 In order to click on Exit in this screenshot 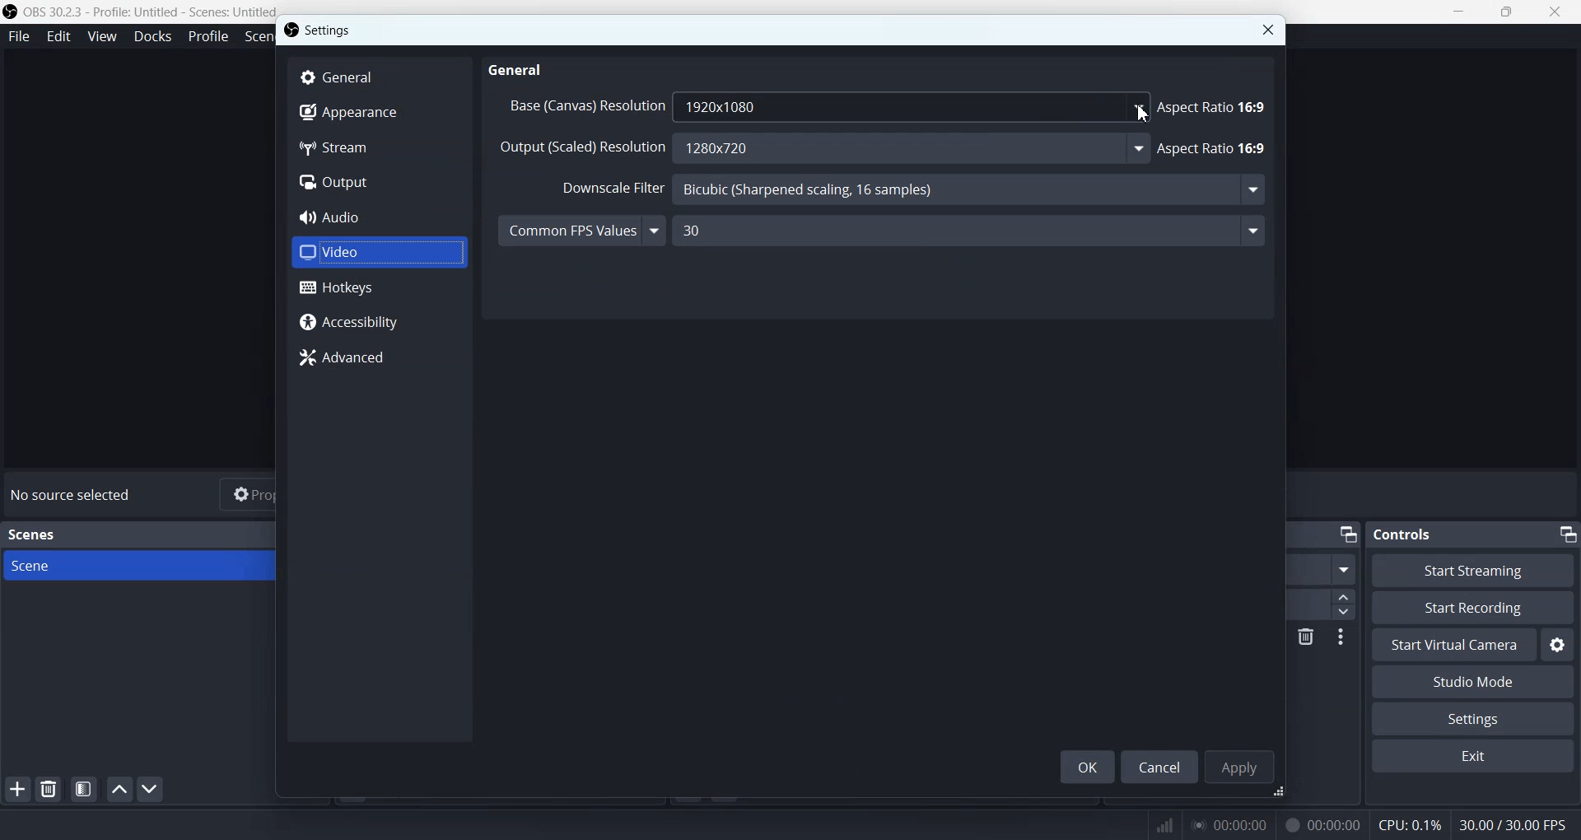, I will do `click(1473, 756)`.